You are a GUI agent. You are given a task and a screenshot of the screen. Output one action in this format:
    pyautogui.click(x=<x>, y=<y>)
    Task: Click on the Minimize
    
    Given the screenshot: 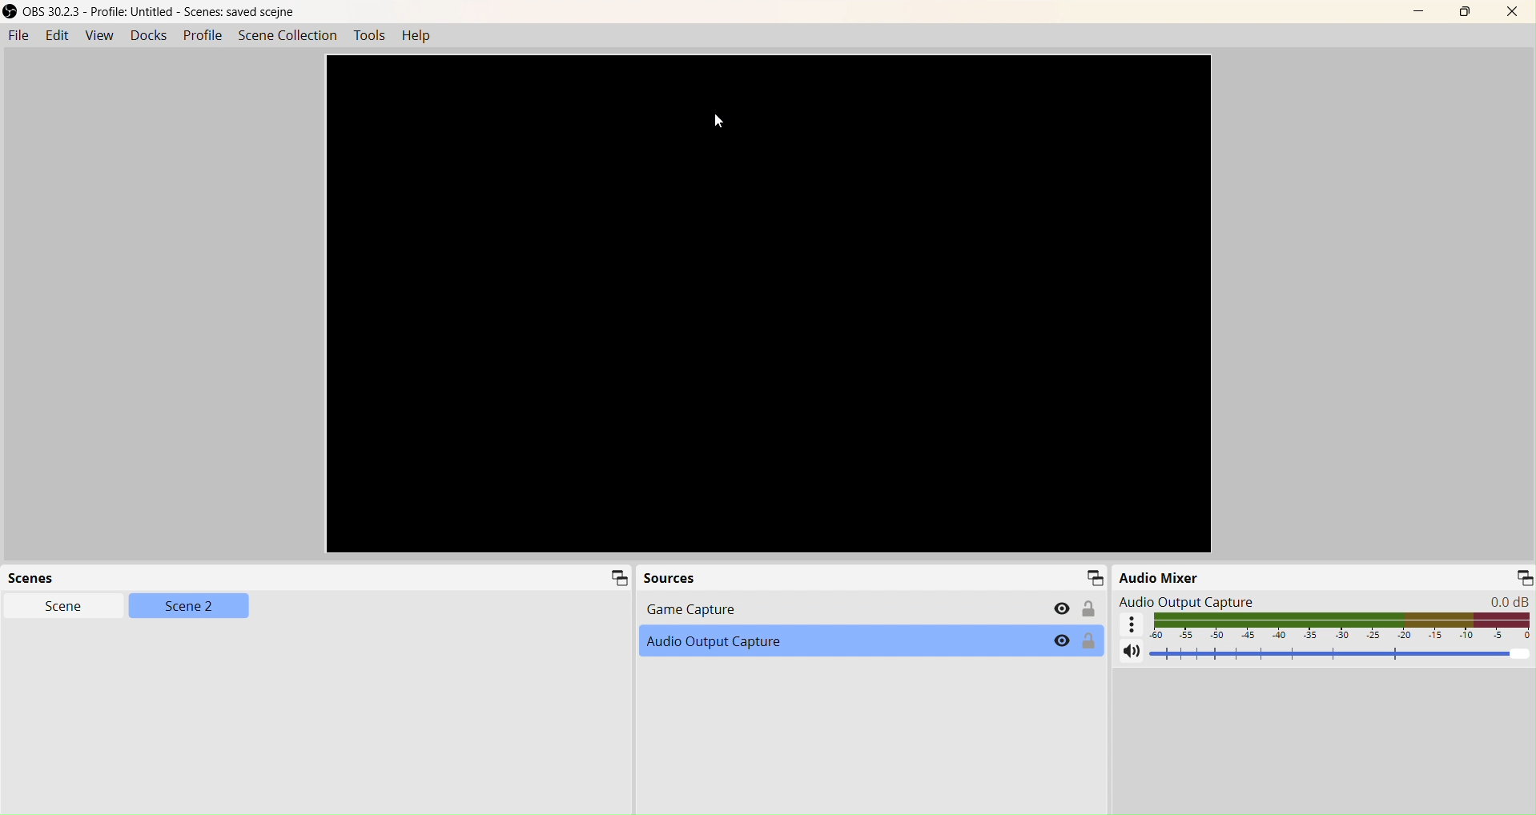 What is the action you would take?
    pyautogui.click(x=1423, y=12)
    